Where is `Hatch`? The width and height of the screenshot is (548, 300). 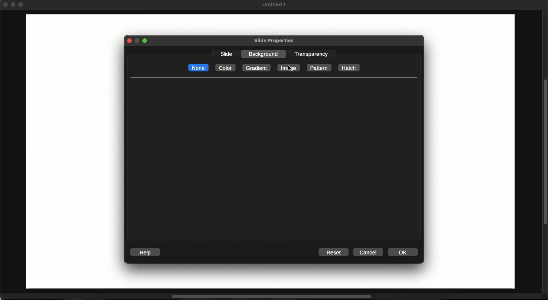 Hatch is located at coordinates (349, 68).